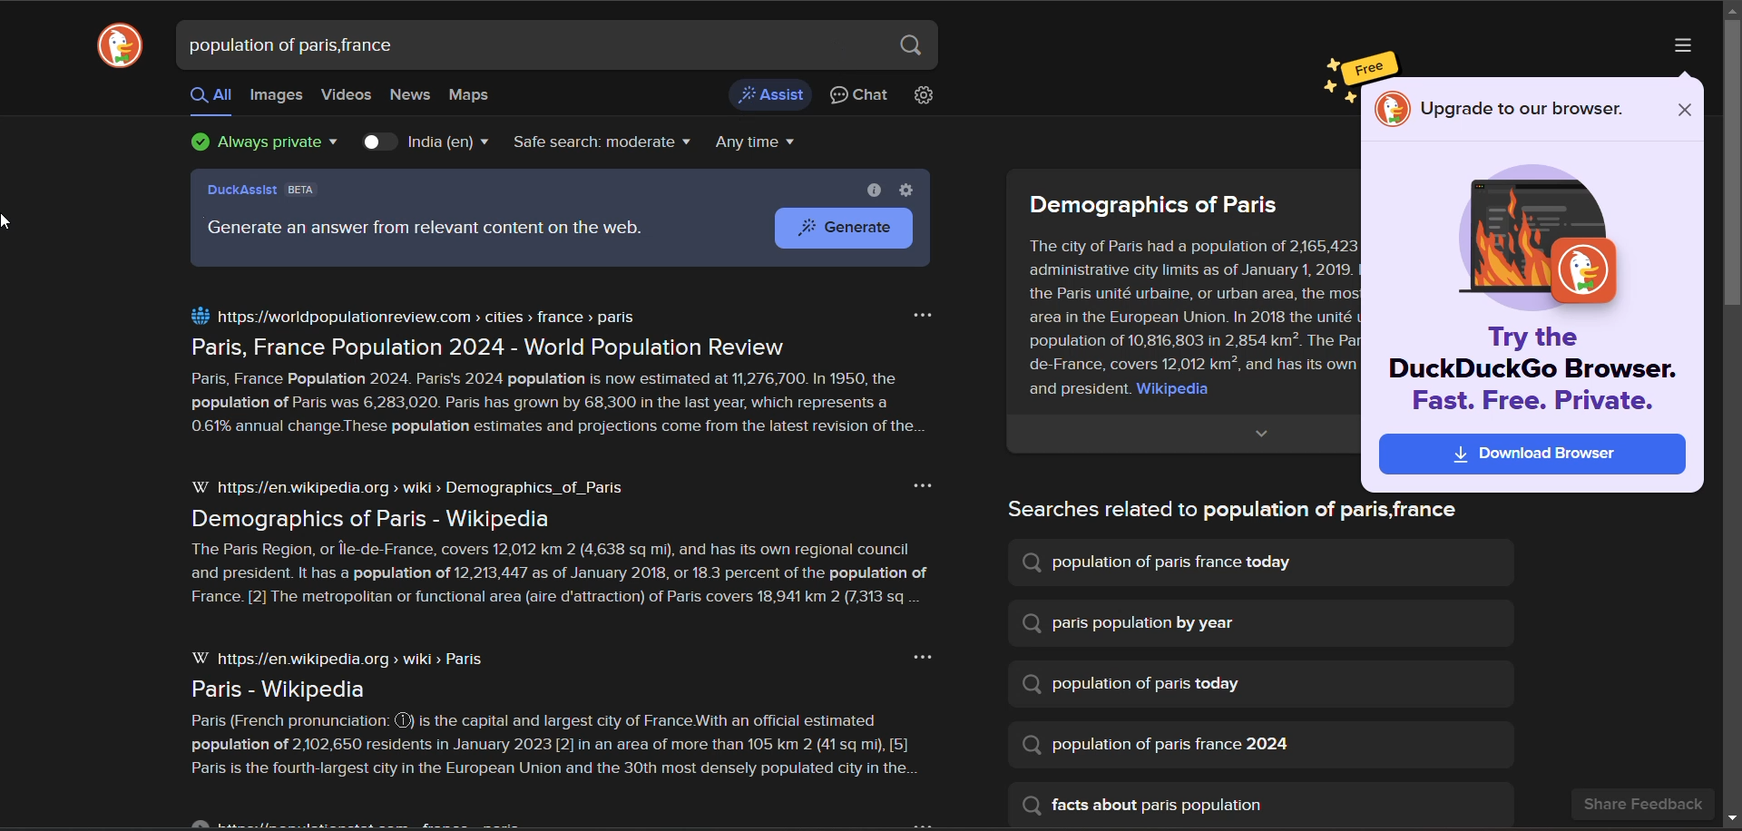 The image size is (1742, 831). I want to click on | | Download Browser, so click(1531, 455).